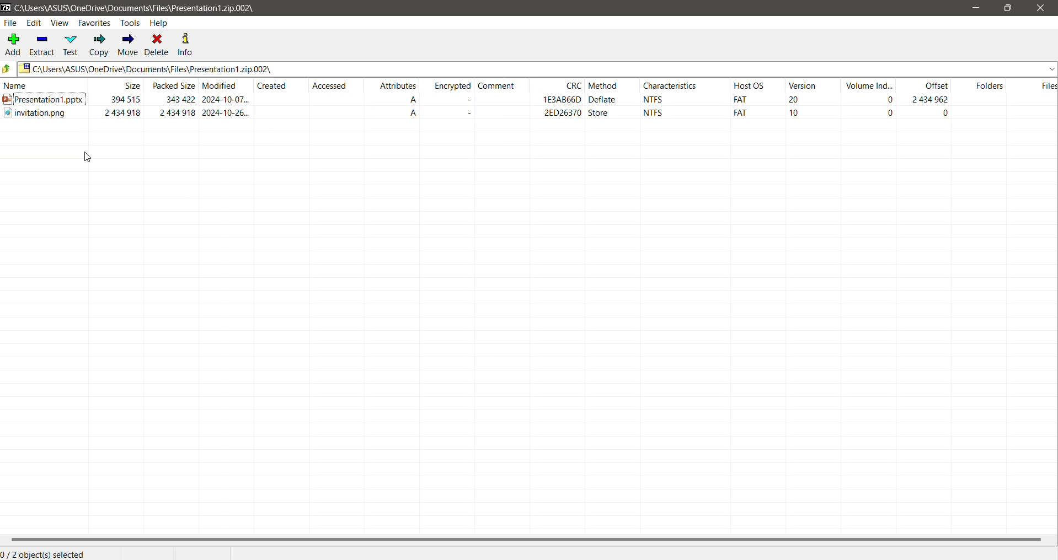 This screenshot has width=1058, height=560. I want to click on  2434962, so click(933, 100).